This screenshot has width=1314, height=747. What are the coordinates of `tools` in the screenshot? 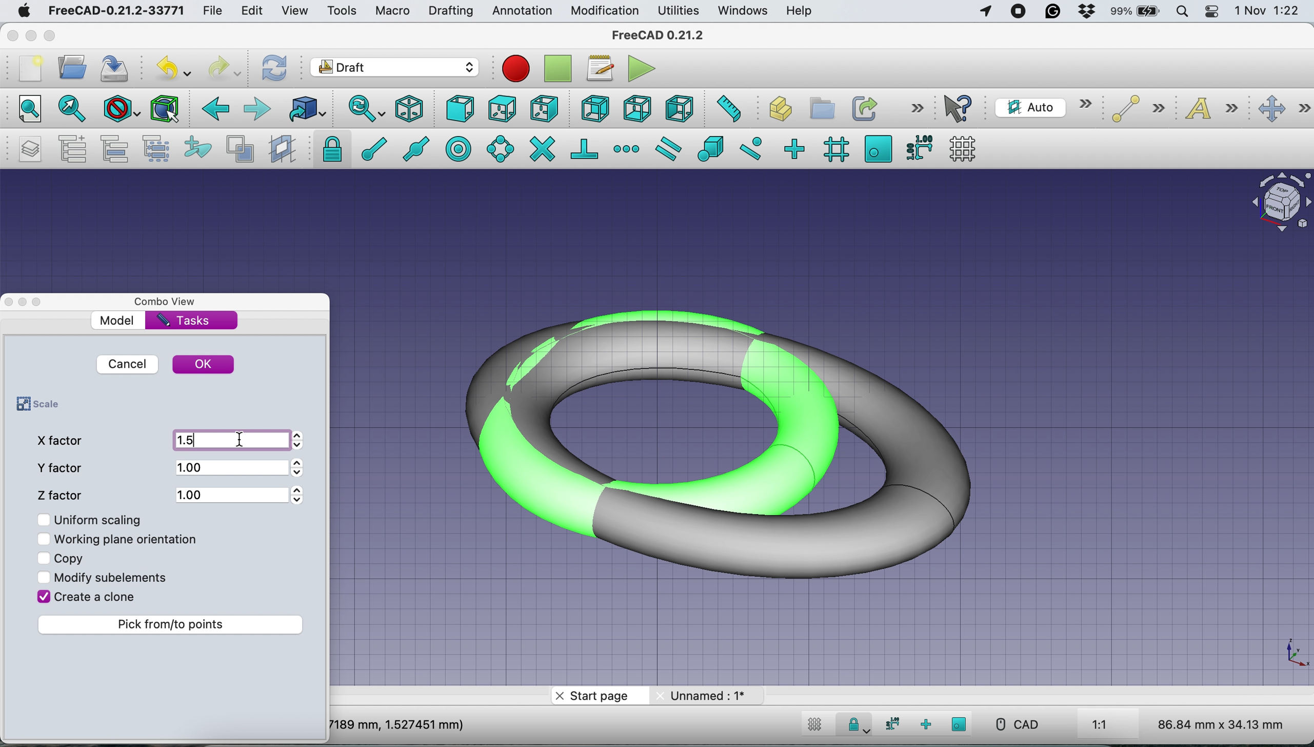 It's located at (339, 10).